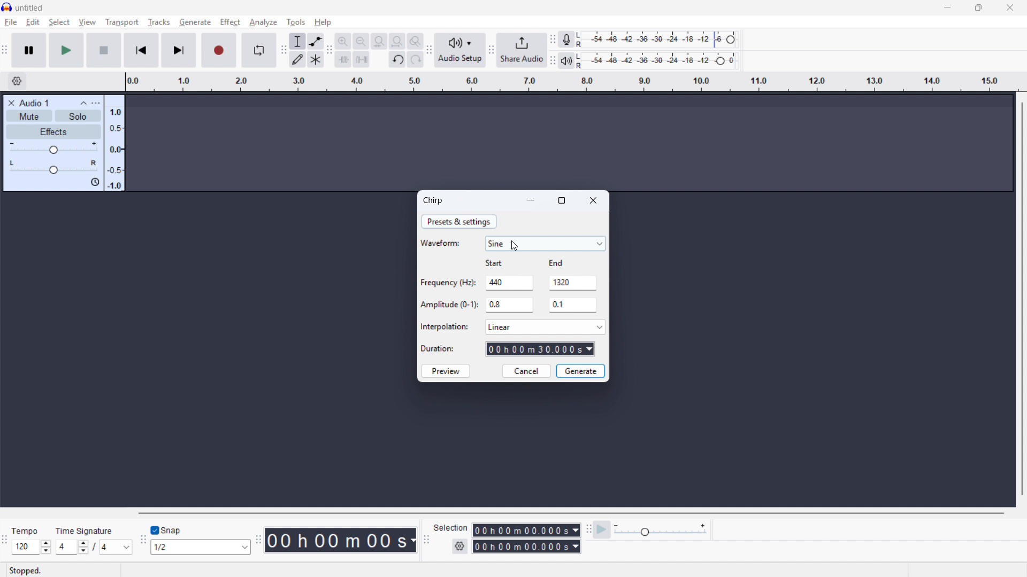 The width and height of the screenshot is (1027, 577). I want to click on Generate , so click(195, 22).